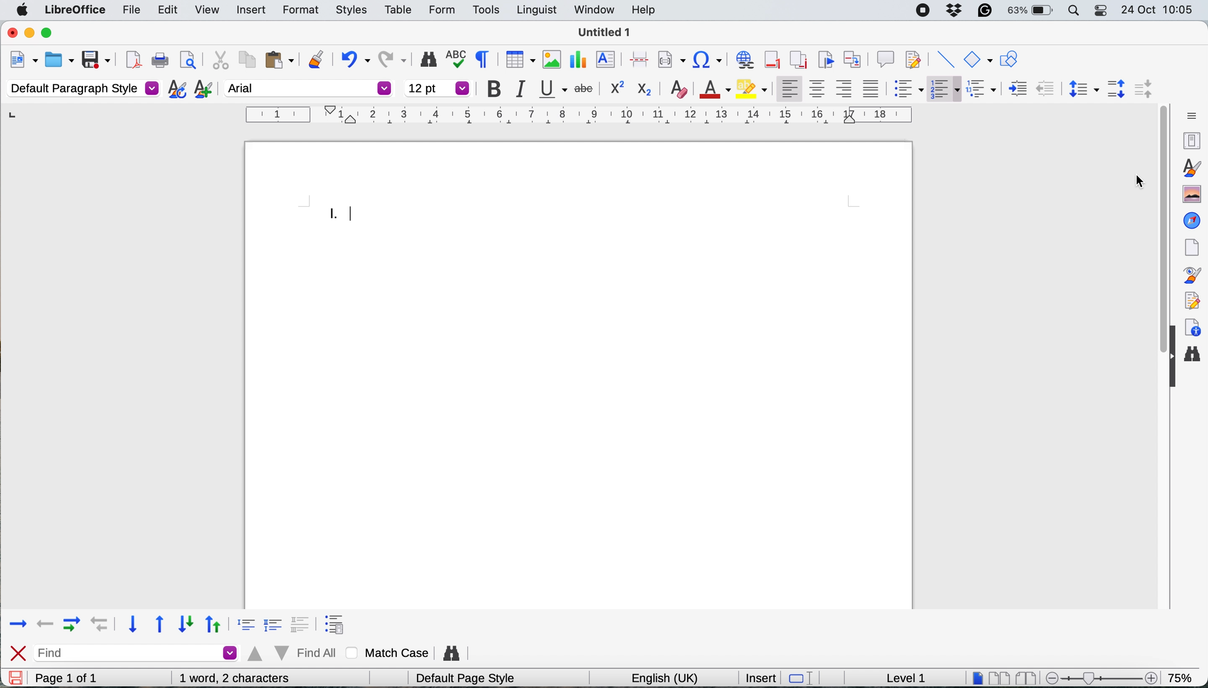 The image size is (1208, 688). I want to click on decrease paragraph spacing, so click(1142, 88).